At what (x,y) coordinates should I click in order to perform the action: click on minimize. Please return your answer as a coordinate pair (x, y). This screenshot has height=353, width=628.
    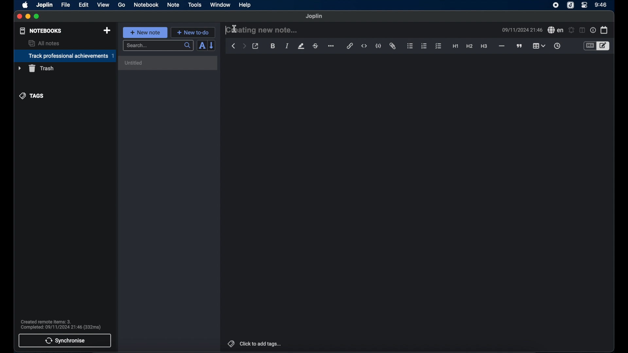
    Looking at the image, I should click on (28, 17).